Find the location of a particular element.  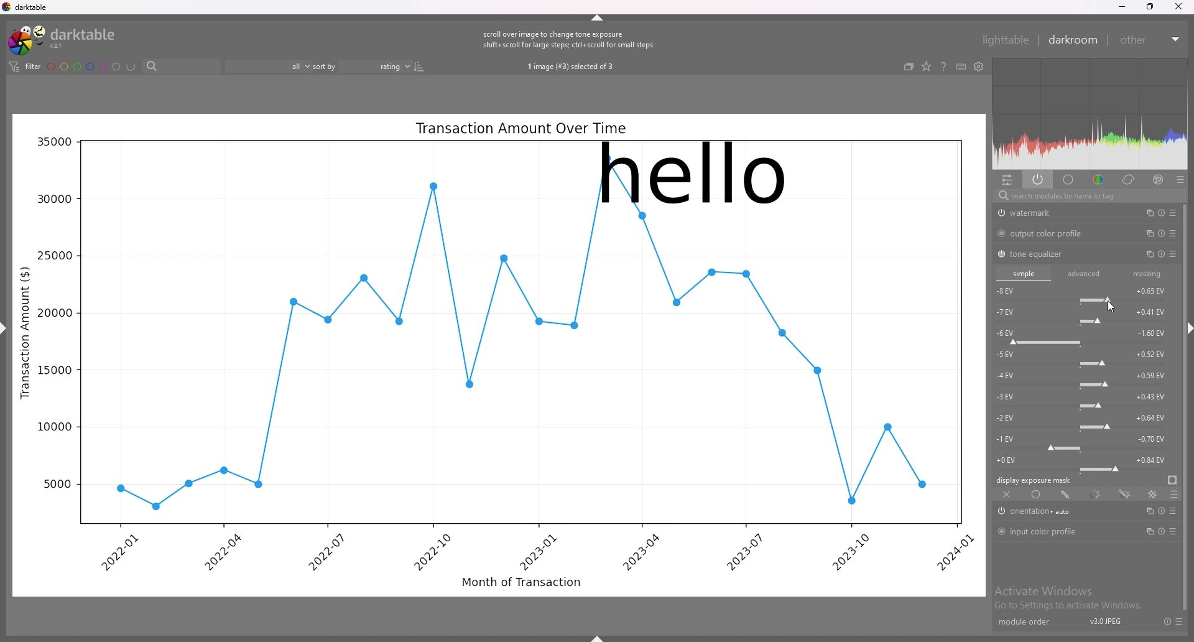

sort order is located at coordinates (376, 66).